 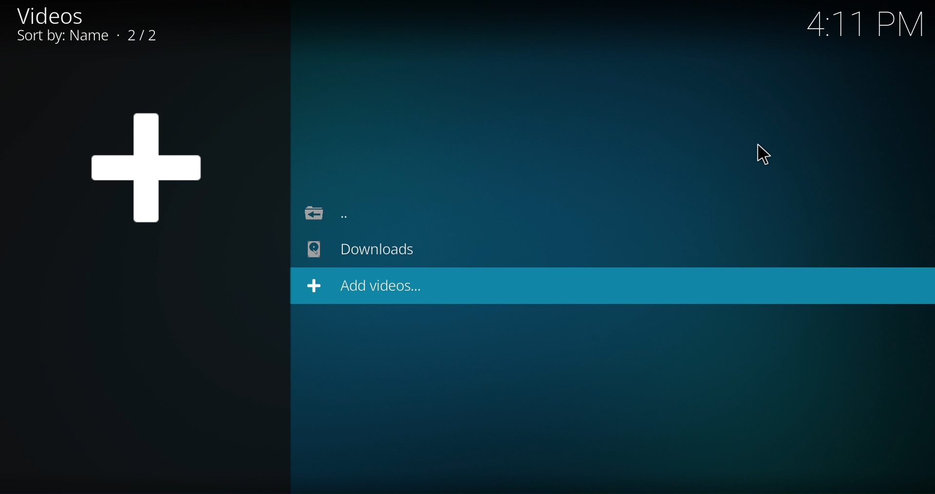 I want to click on Plus Logo, so click(x=158, y=165).